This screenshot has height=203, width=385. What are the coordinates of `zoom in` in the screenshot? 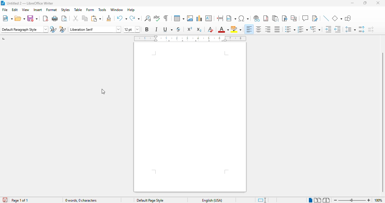 It's located at (369, 200).